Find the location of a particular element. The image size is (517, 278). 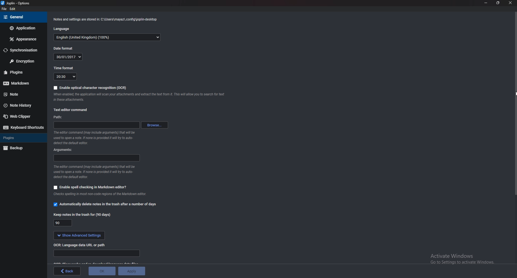

Time format is located at coordinates (64, 69).